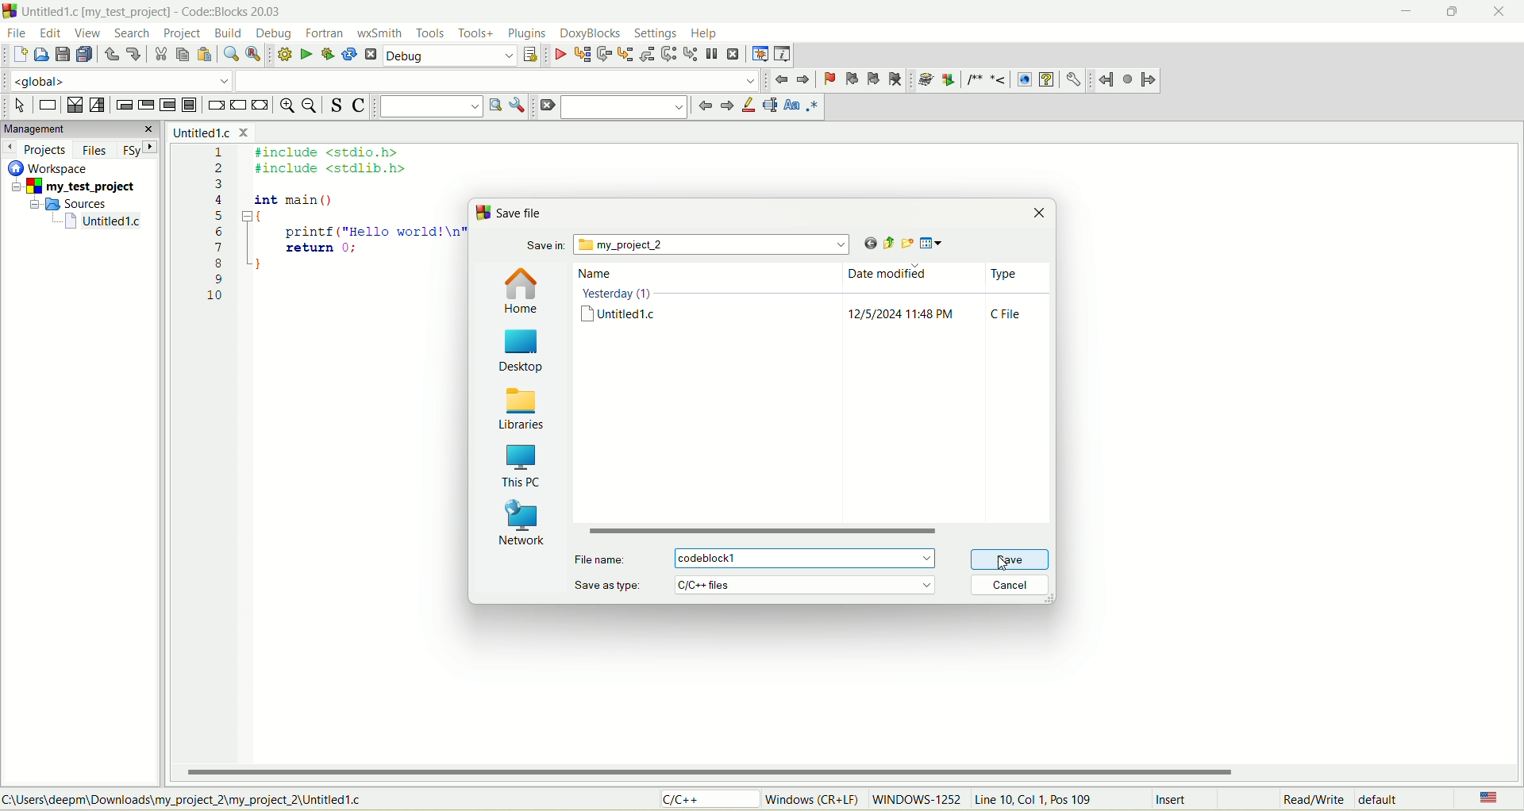 The width and height of the screenshot is (1524, 811). I want to click on go to last folder, so click(864, 244).